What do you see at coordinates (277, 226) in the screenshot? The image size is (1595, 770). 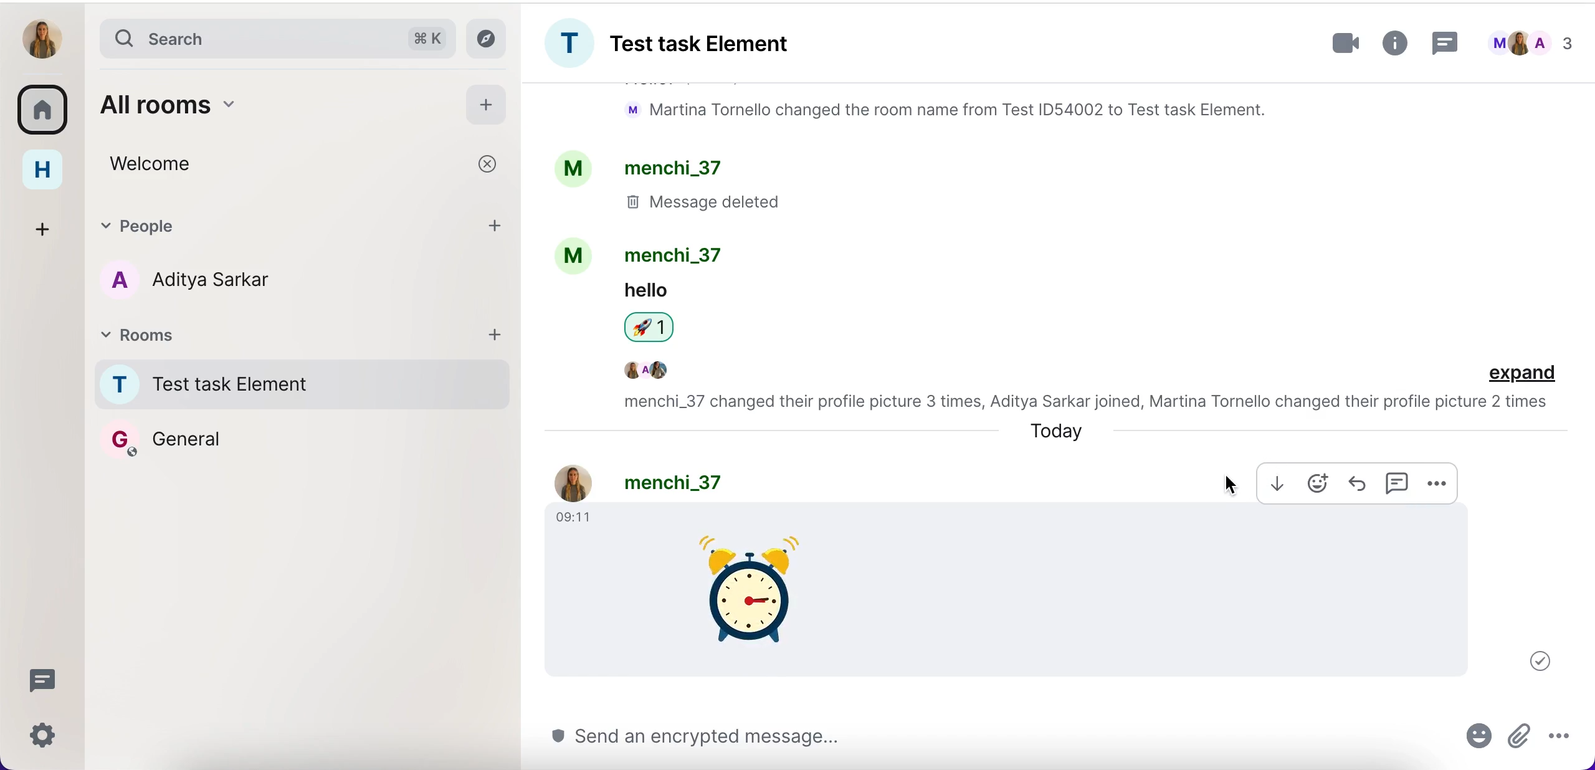 I see `people` at bounding box center [277, 226].